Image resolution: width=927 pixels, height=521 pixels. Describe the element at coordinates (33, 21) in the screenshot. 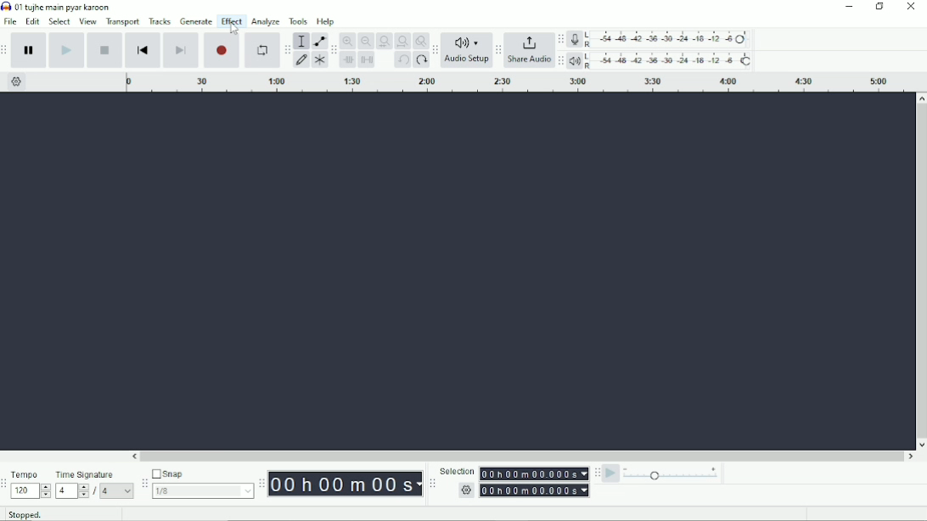

I see `Edit` at that location.